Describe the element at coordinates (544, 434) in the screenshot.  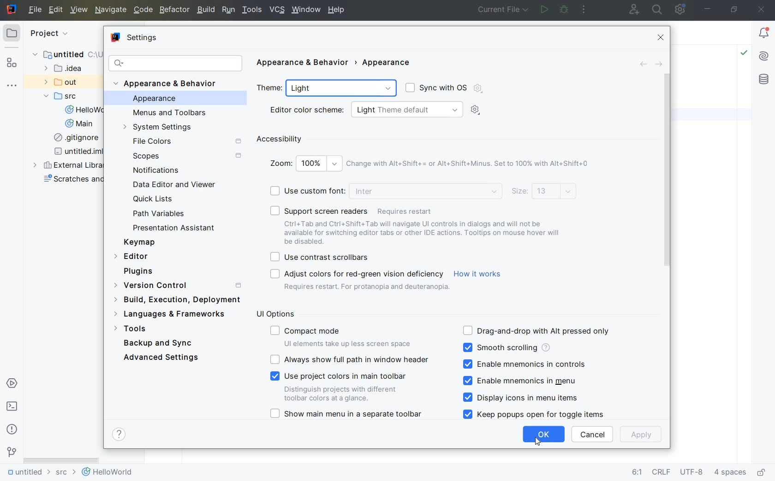
I see `ok` at that location.